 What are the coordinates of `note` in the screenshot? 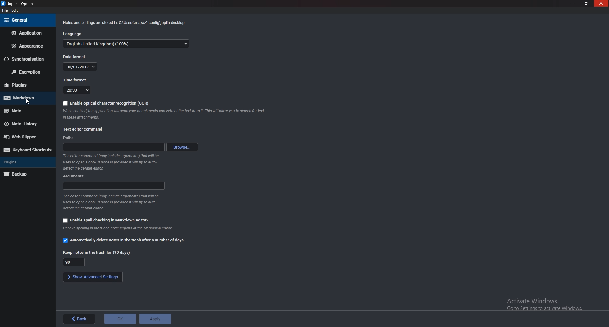 It's located at (26, 112).